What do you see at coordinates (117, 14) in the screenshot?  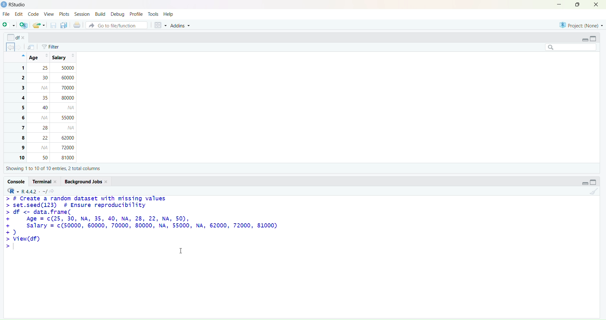 I see `debug` at bounding box center [117, 14].